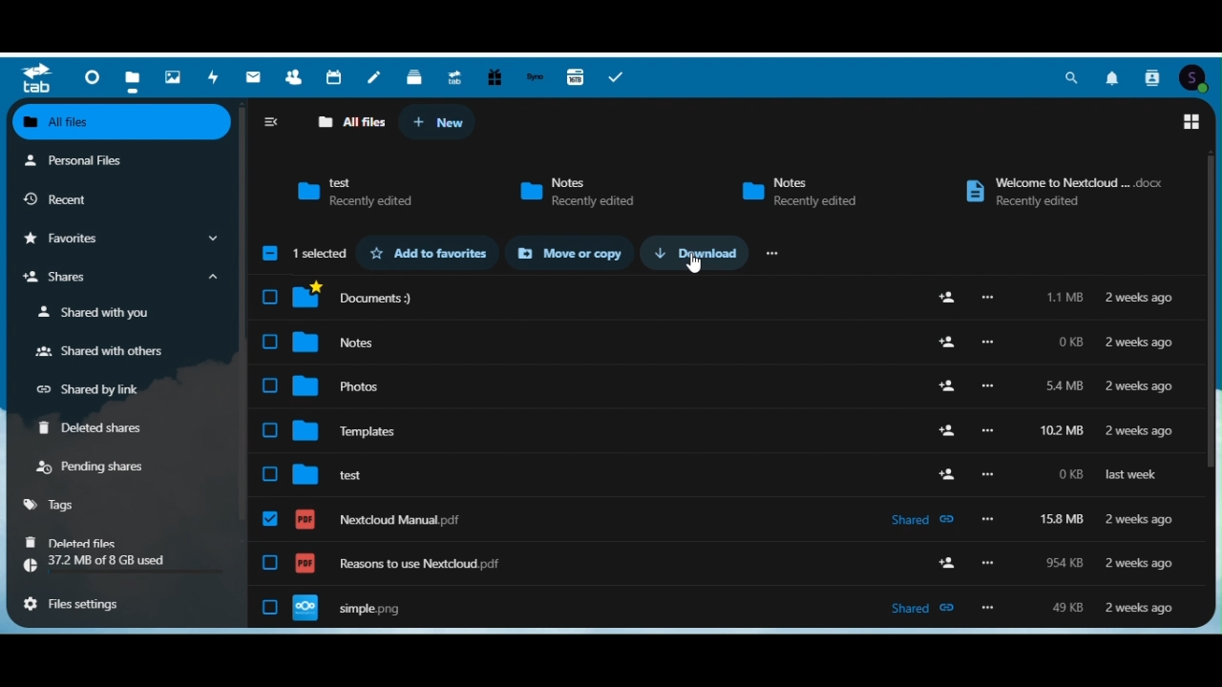 The image size is (1222, 687). Describe the element at coordinates (1114, 76) in the screenshot. I see `Notifications` at that location.